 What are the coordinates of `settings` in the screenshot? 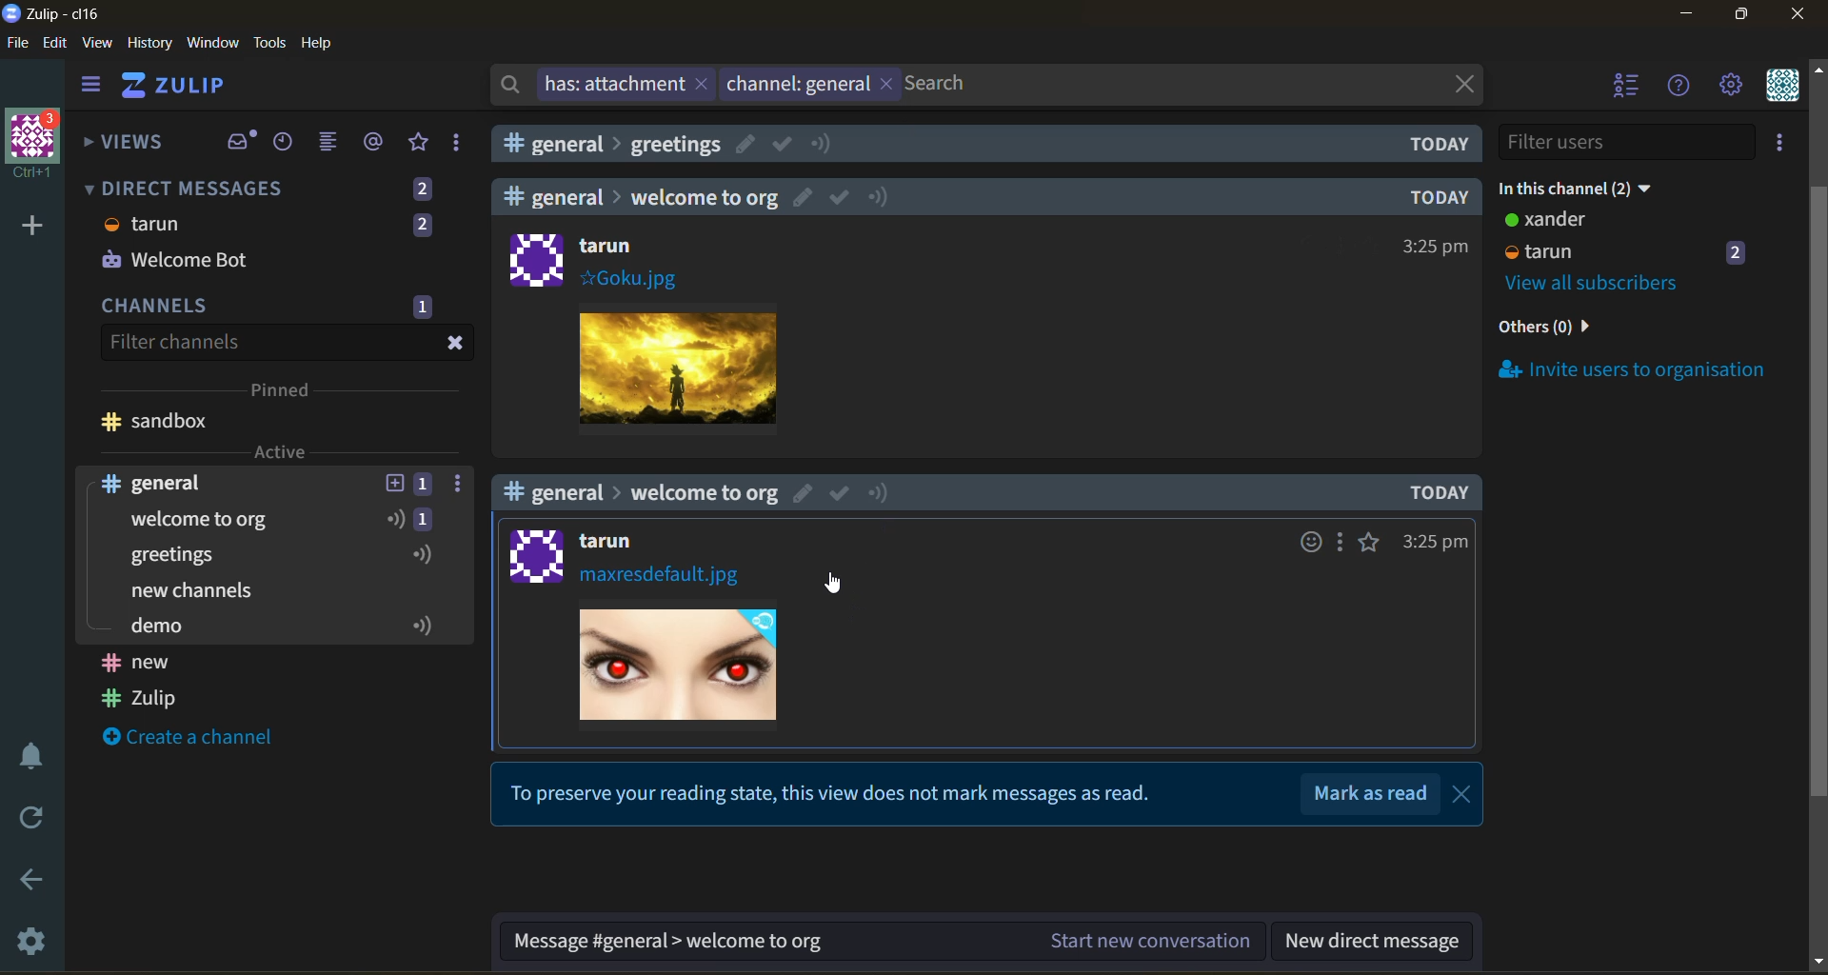 It's located at (1731, 86).